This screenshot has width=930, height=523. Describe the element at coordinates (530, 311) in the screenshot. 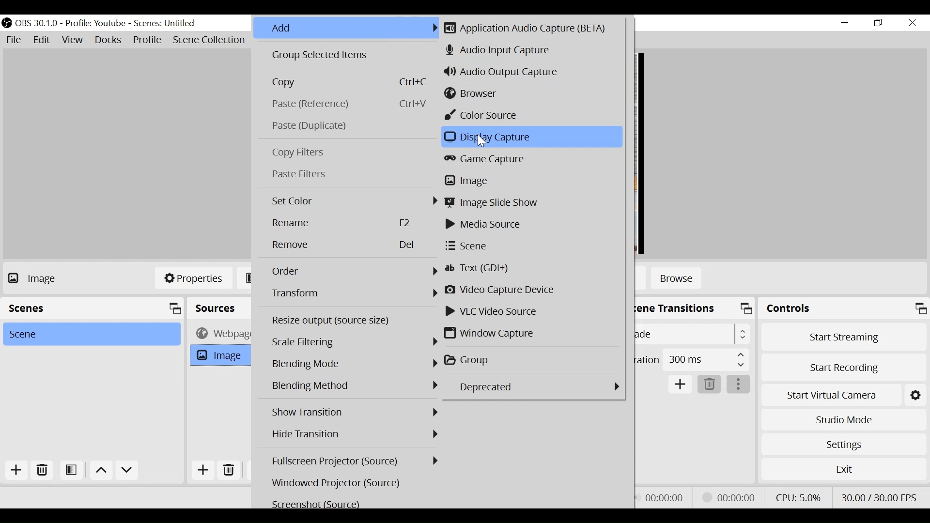

I see `VLC Video Source` at that location.